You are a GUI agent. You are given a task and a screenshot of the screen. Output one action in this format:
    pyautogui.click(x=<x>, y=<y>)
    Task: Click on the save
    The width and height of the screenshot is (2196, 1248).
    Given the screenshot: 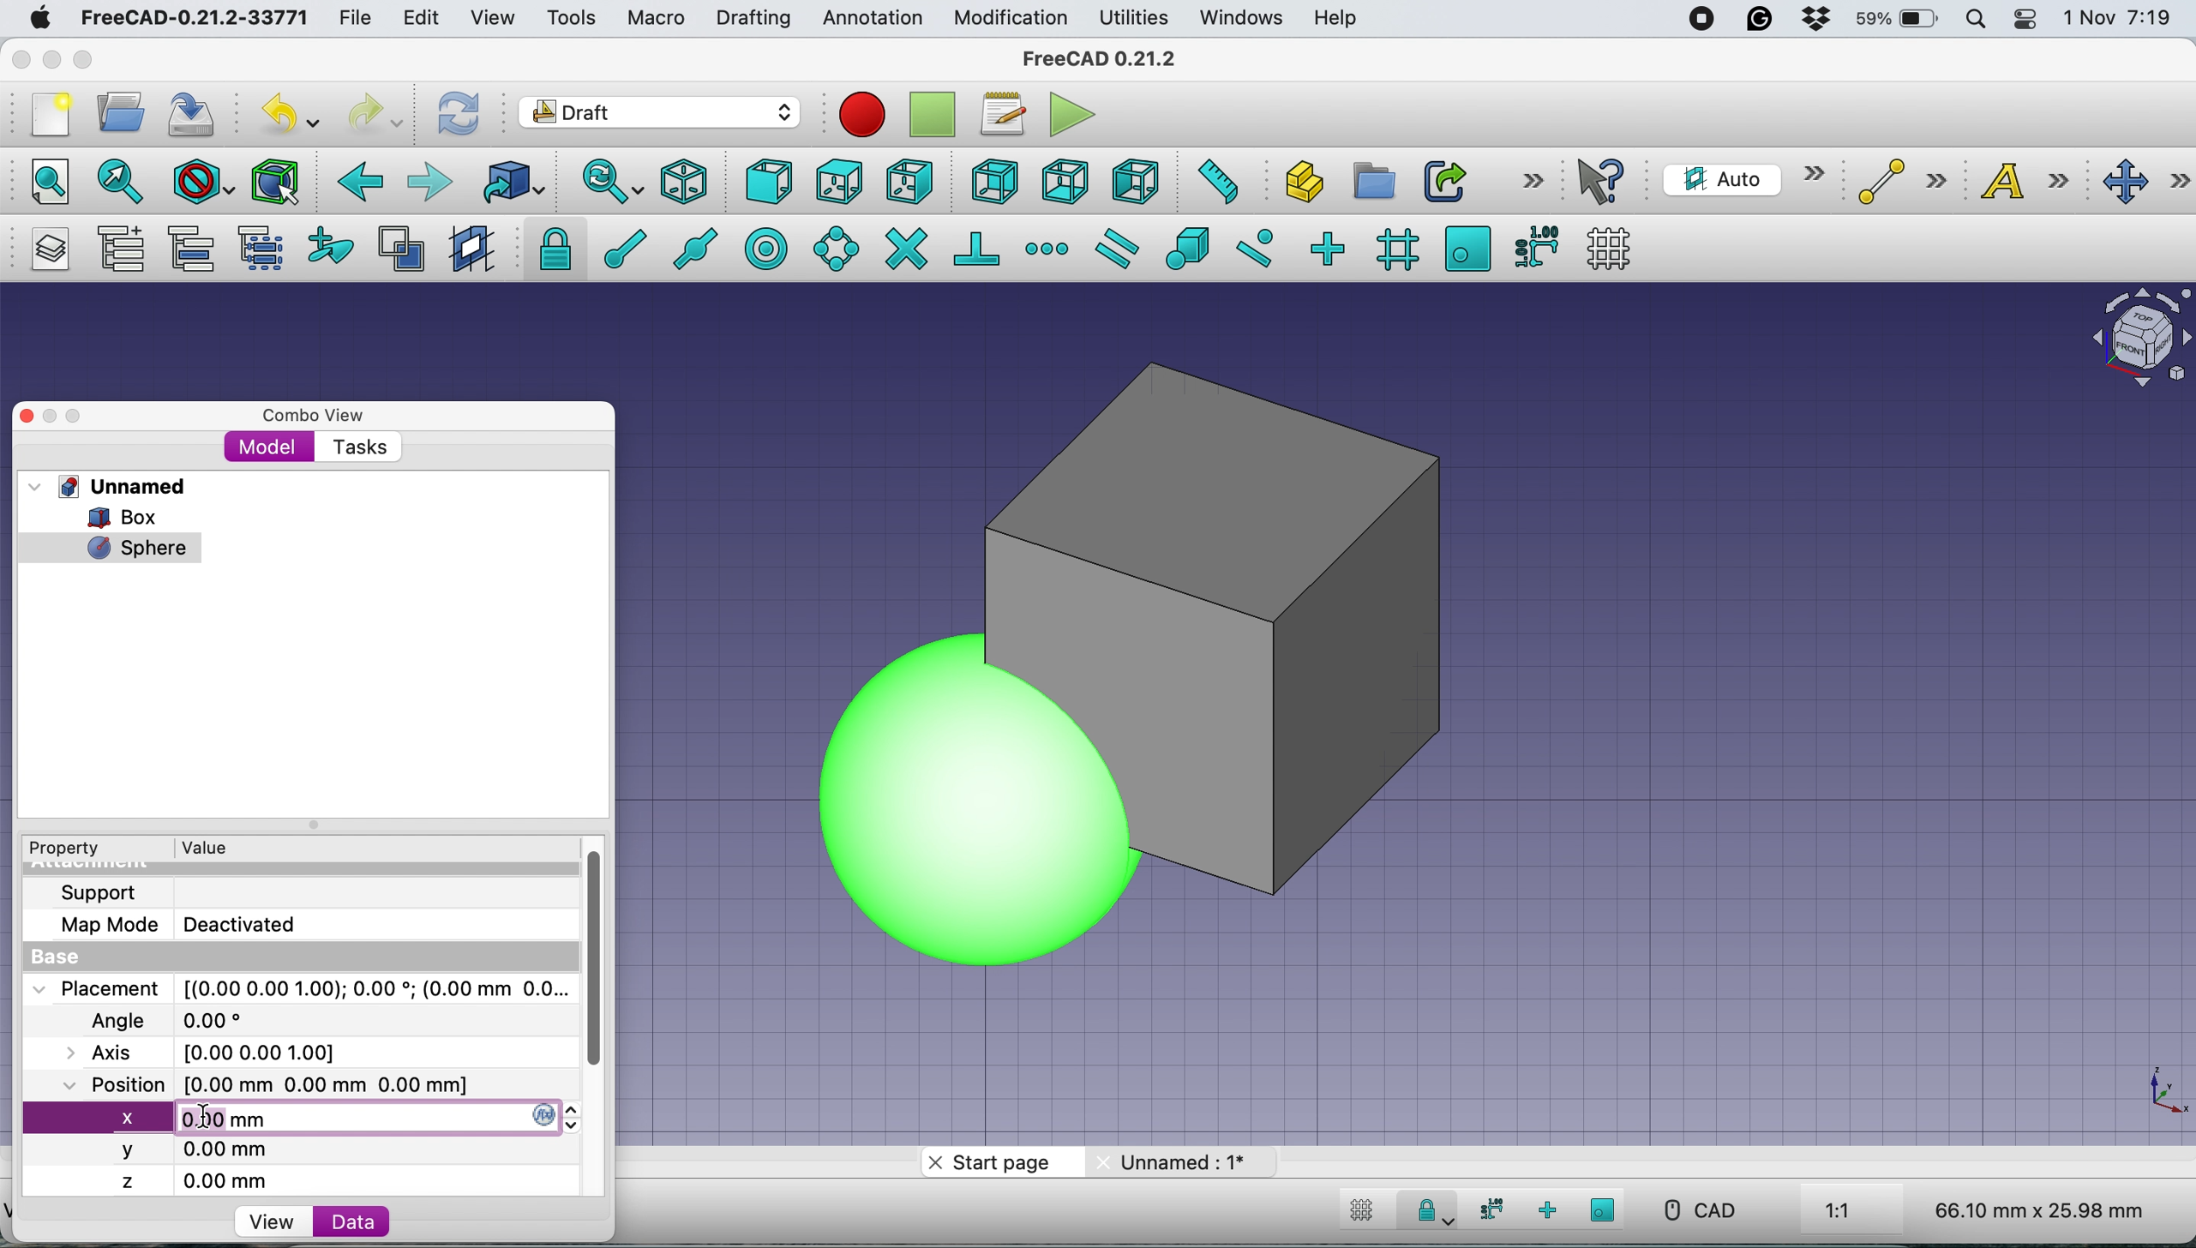 What is the action you would take?
    pyautogui.click(x=193, y=114)
    